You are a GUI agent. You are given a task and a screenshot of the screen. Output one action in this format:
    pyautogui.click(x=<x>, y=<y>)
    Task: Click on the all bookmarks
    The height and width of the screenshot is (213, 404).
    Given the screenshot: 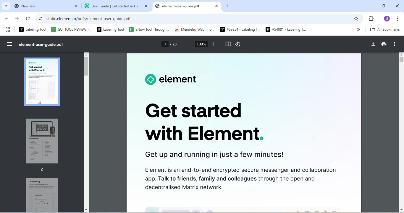 What is the action you would take?
    pyautogui.click(x=387, y=30)
    